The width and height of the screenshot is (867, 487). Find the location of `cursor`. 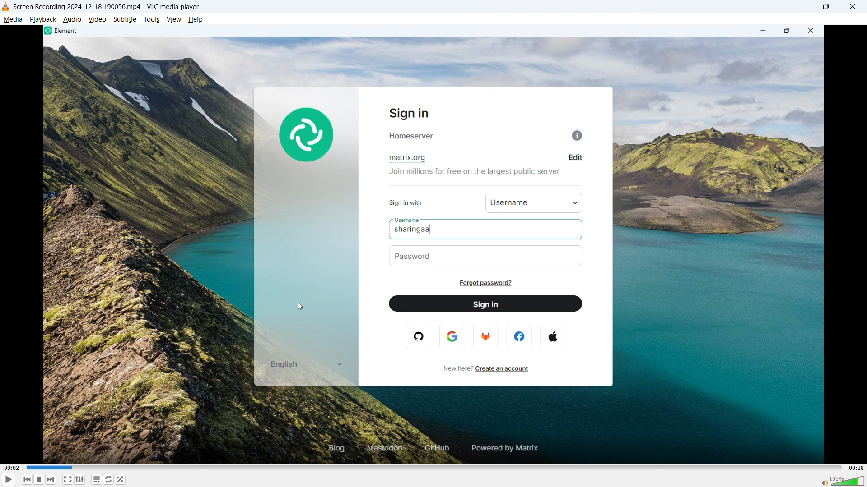

cursor is located at coordinates (302, 307).